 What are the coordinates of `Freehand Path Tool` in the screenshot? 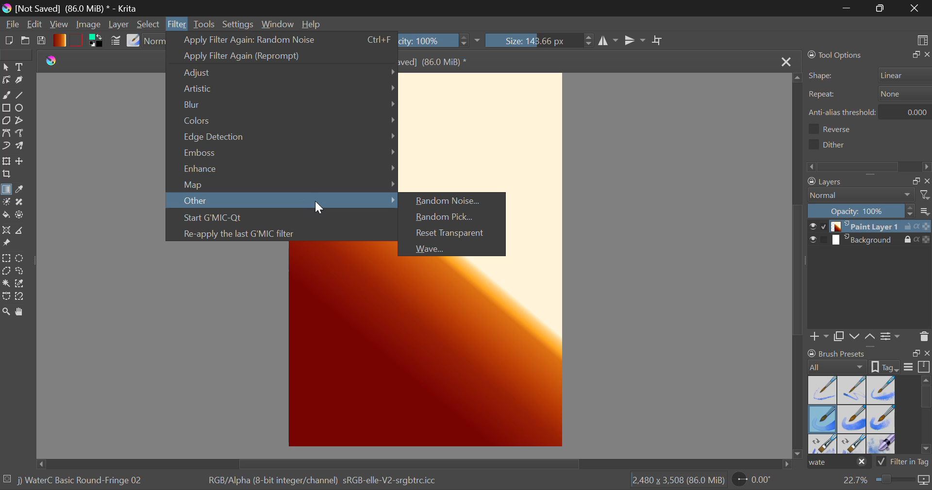 It's located at (23, 135).